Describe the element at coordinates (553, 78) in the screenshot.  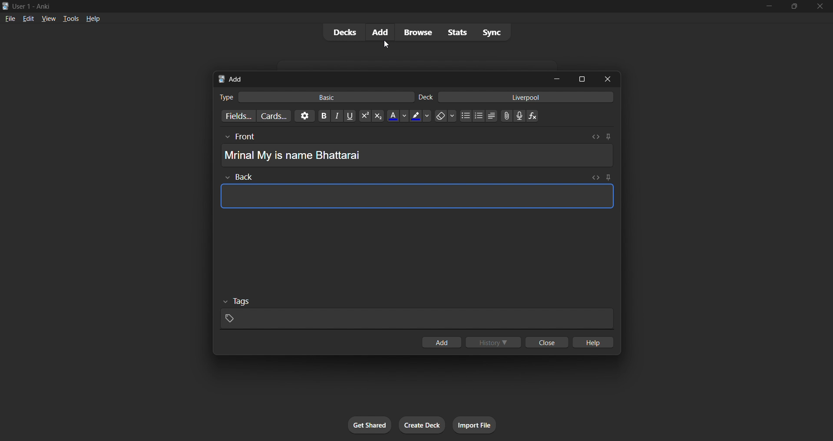
I see `minimize` at that location.